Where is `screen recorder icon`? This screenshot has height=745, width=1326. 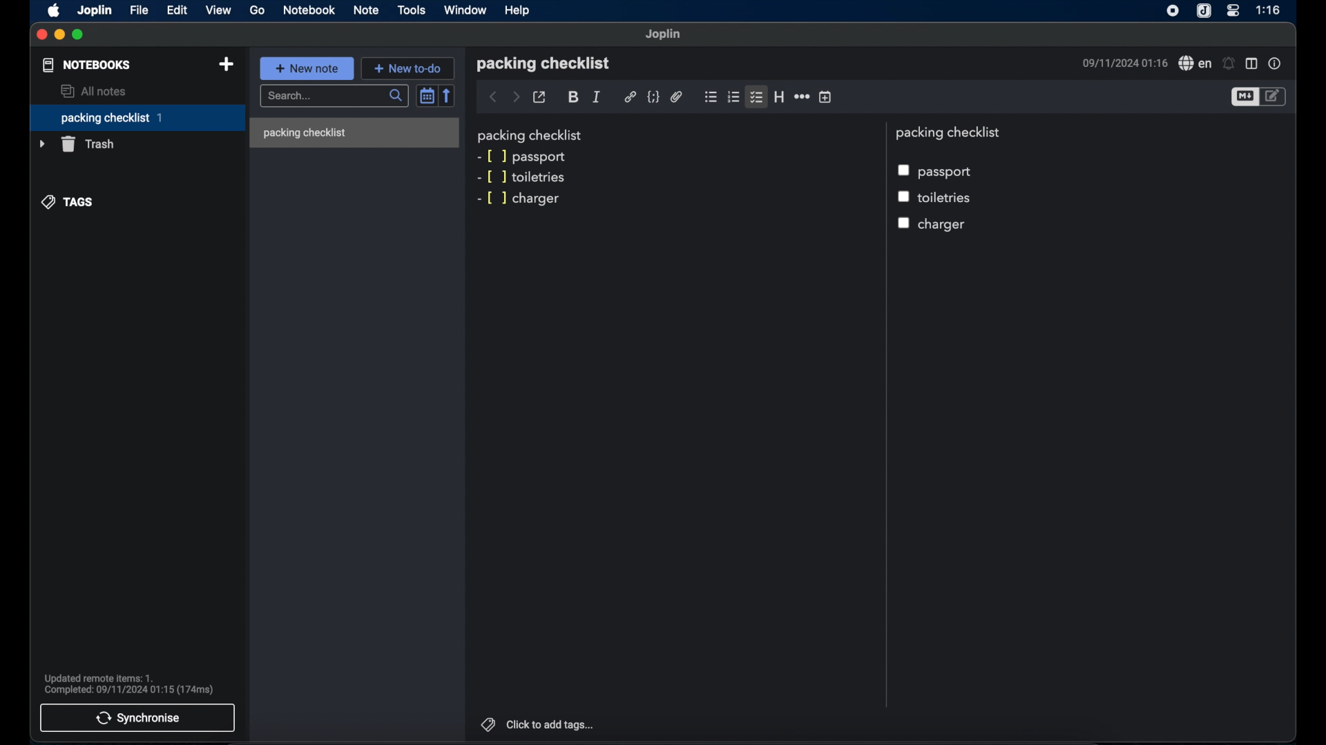
screen recorder icon is located at coordinates (1173, 12).